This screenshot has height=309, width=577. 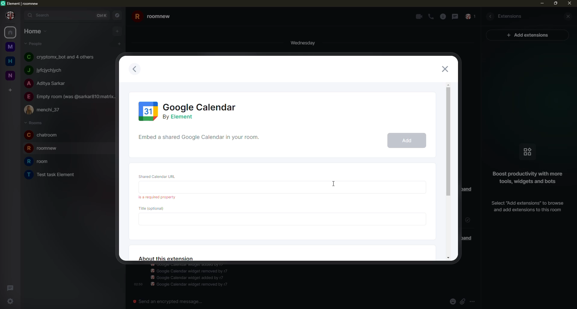 What do you see at coordinates (419, 17) in the screenshot?
I see `video` at bounding box center [419, 17].